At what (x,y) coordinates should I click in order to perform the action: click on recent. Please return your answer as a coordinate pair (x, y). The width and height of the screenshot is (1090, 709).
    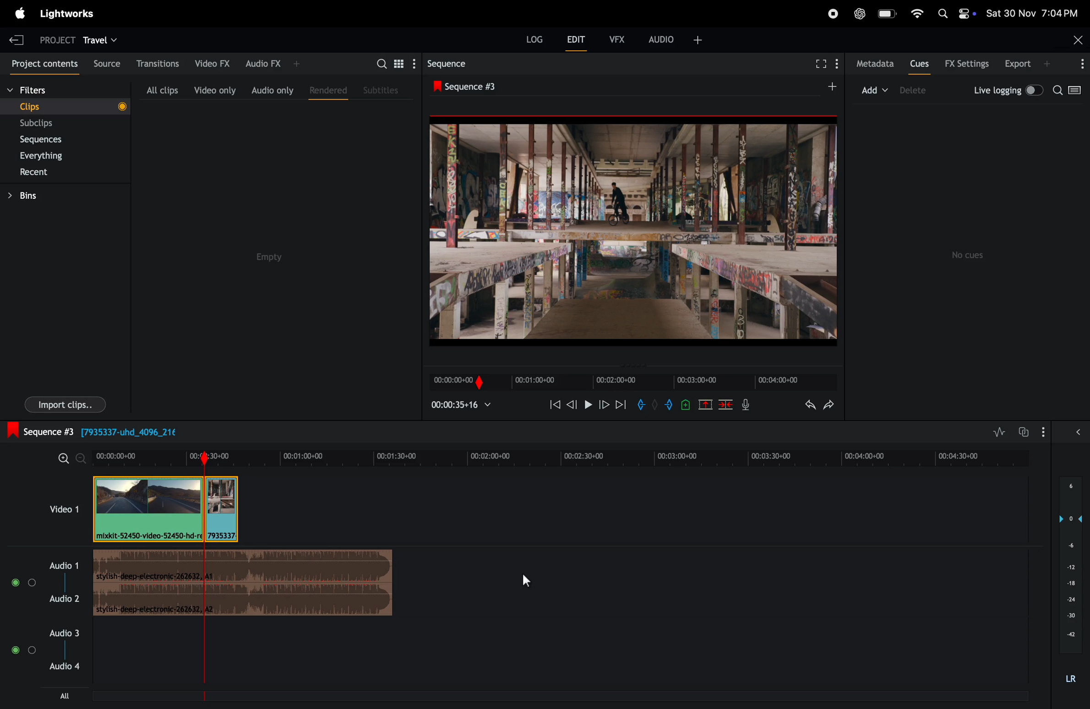
    Looking at the image, I should click on (54, 172).